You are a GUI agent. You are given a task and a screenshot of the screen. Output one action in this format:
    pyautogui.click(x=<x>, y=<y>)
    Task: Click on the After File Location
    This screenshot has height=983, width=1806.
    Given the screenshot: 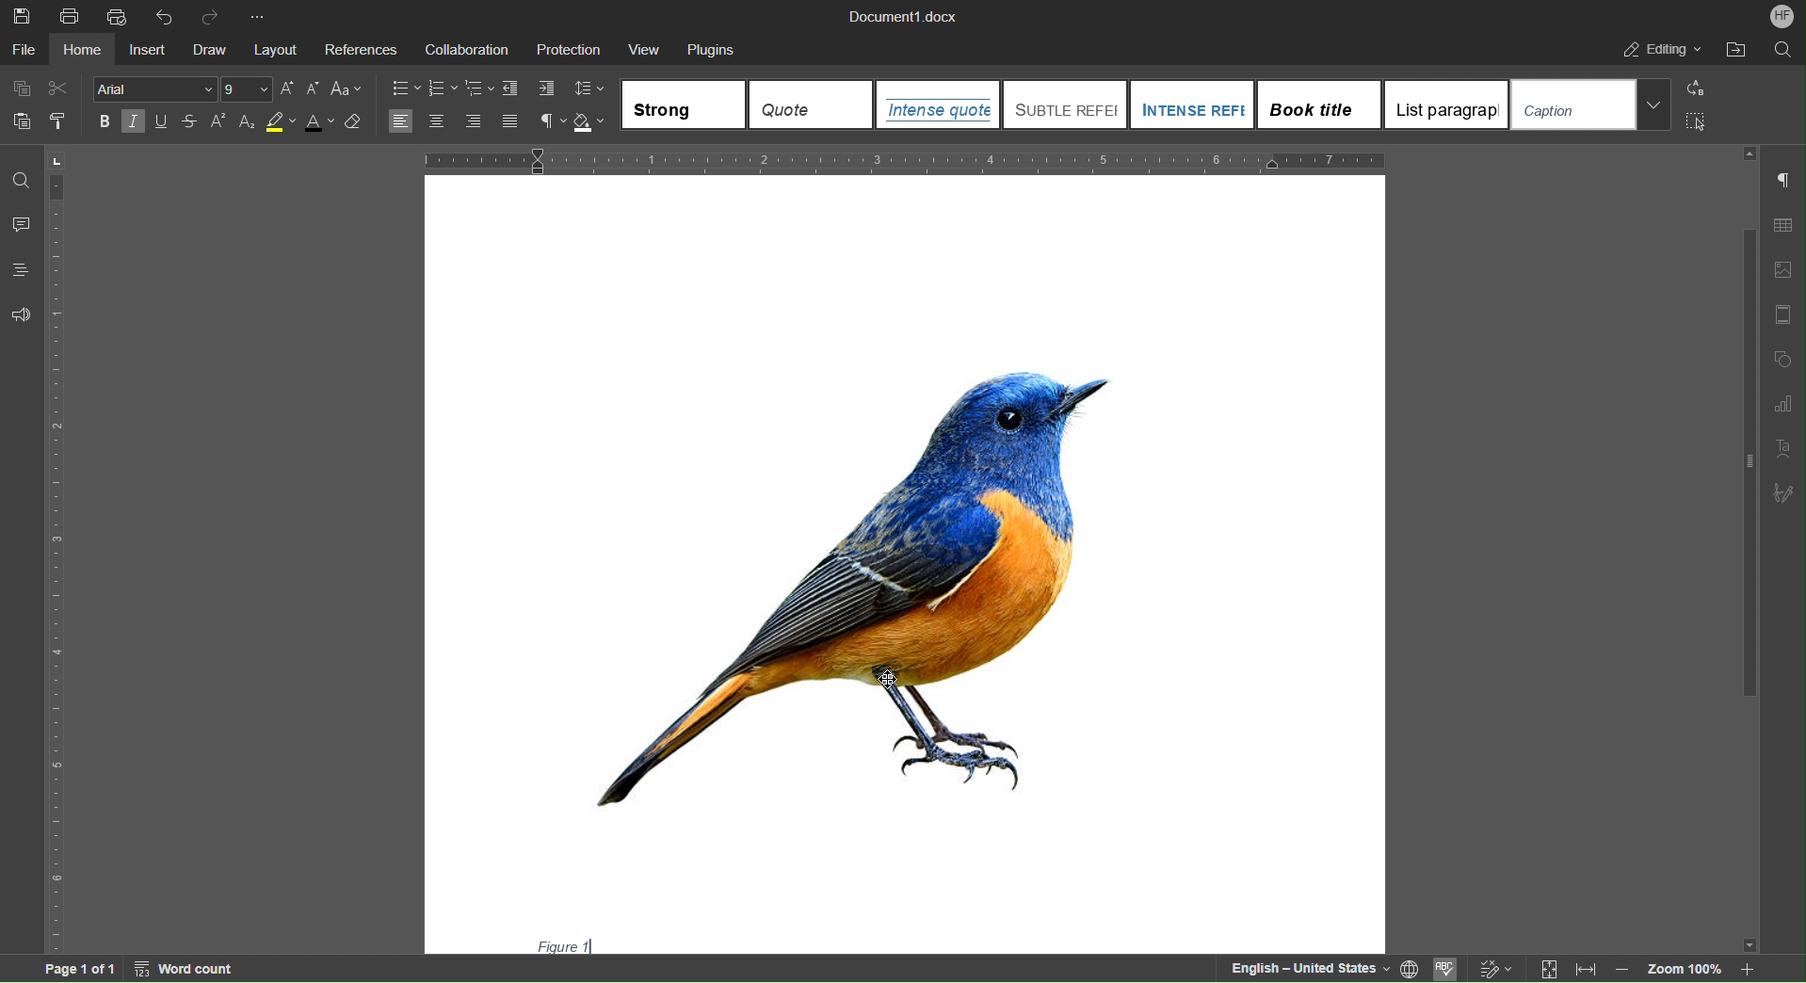 What is the action you would take?
    pyautogui.click(x=1734, y=48)
    